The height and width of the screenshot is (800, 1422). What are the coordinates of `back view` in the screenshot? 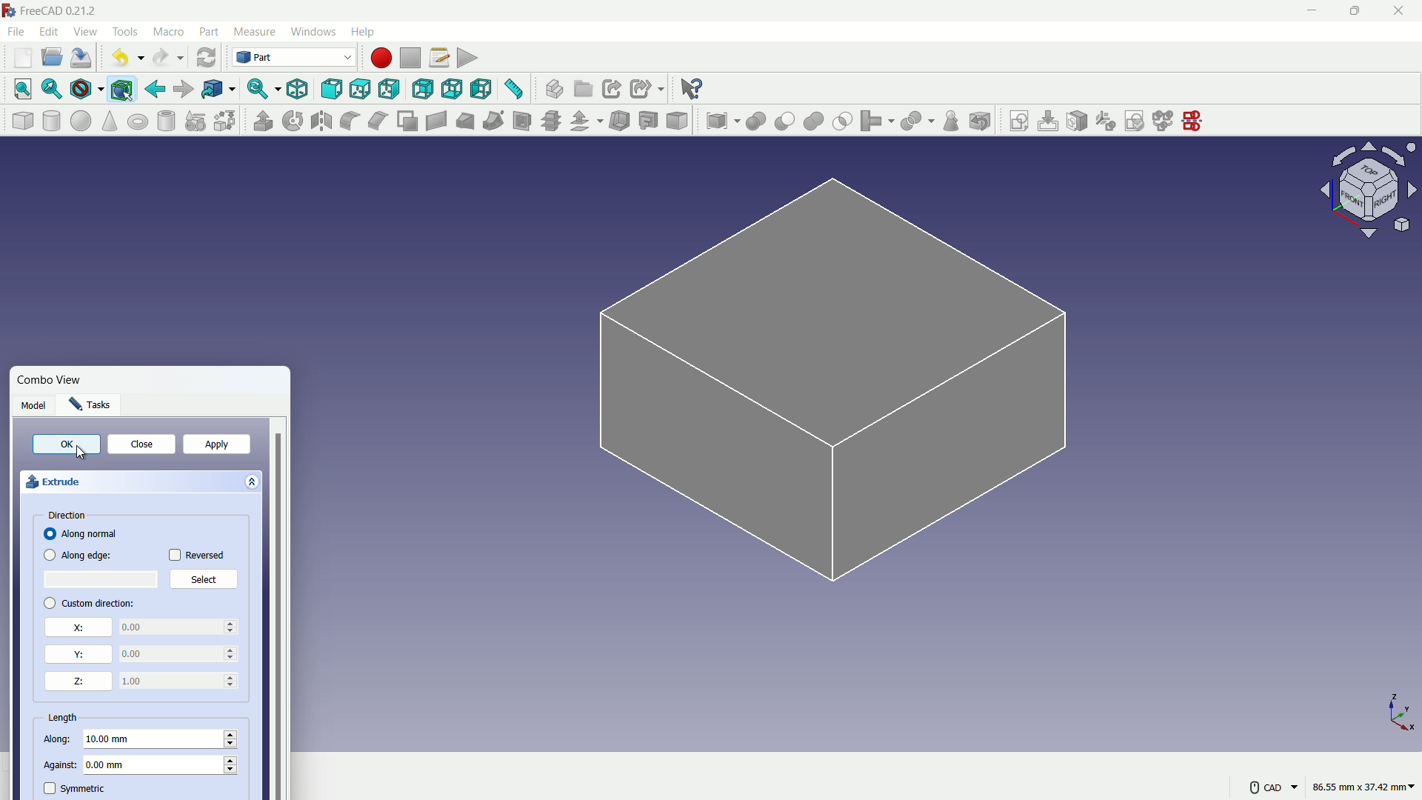 It's located at (422, 90).